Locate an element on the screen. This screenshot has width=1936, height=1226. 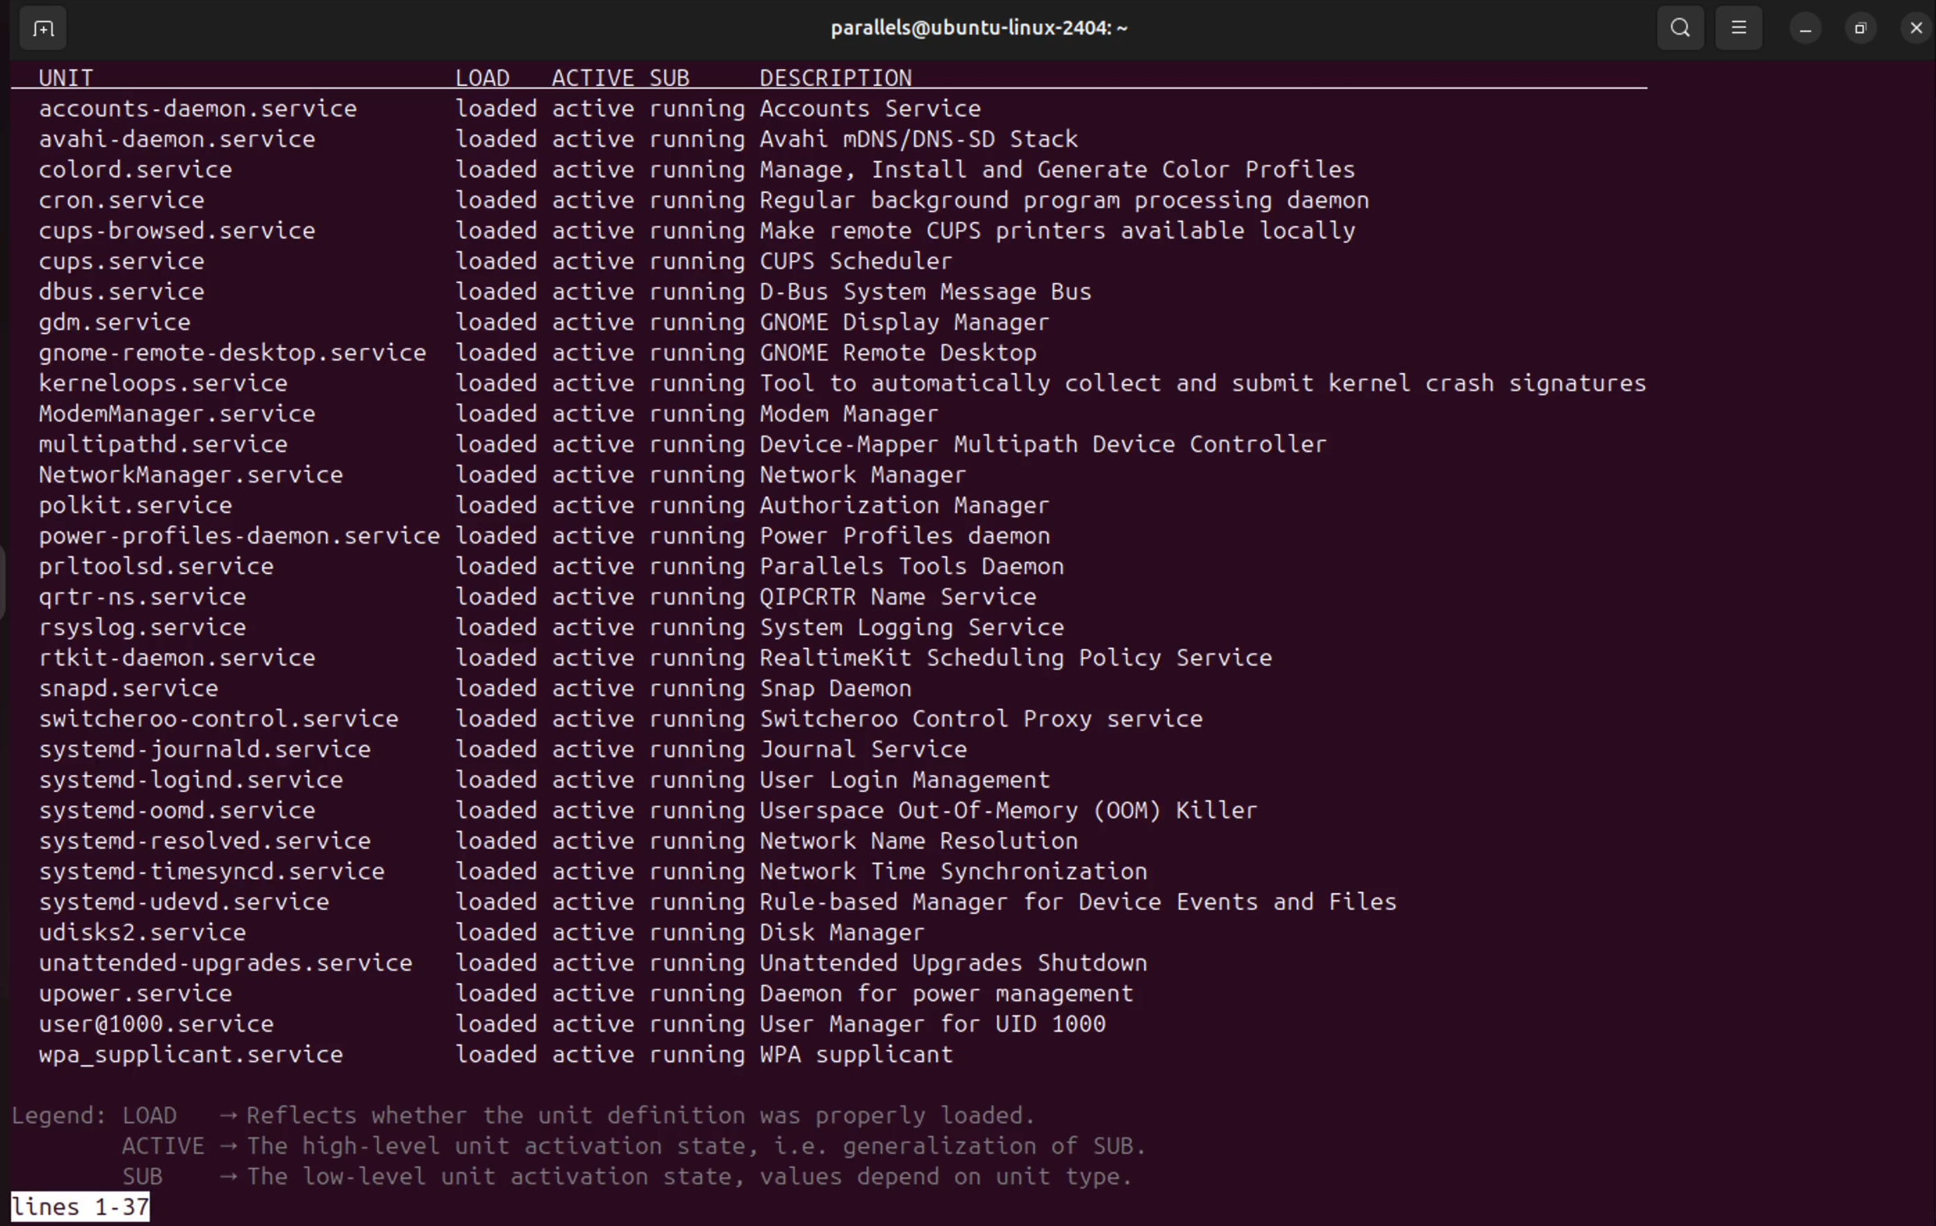
accounts-dameon service is located at coordinates (211, 108).